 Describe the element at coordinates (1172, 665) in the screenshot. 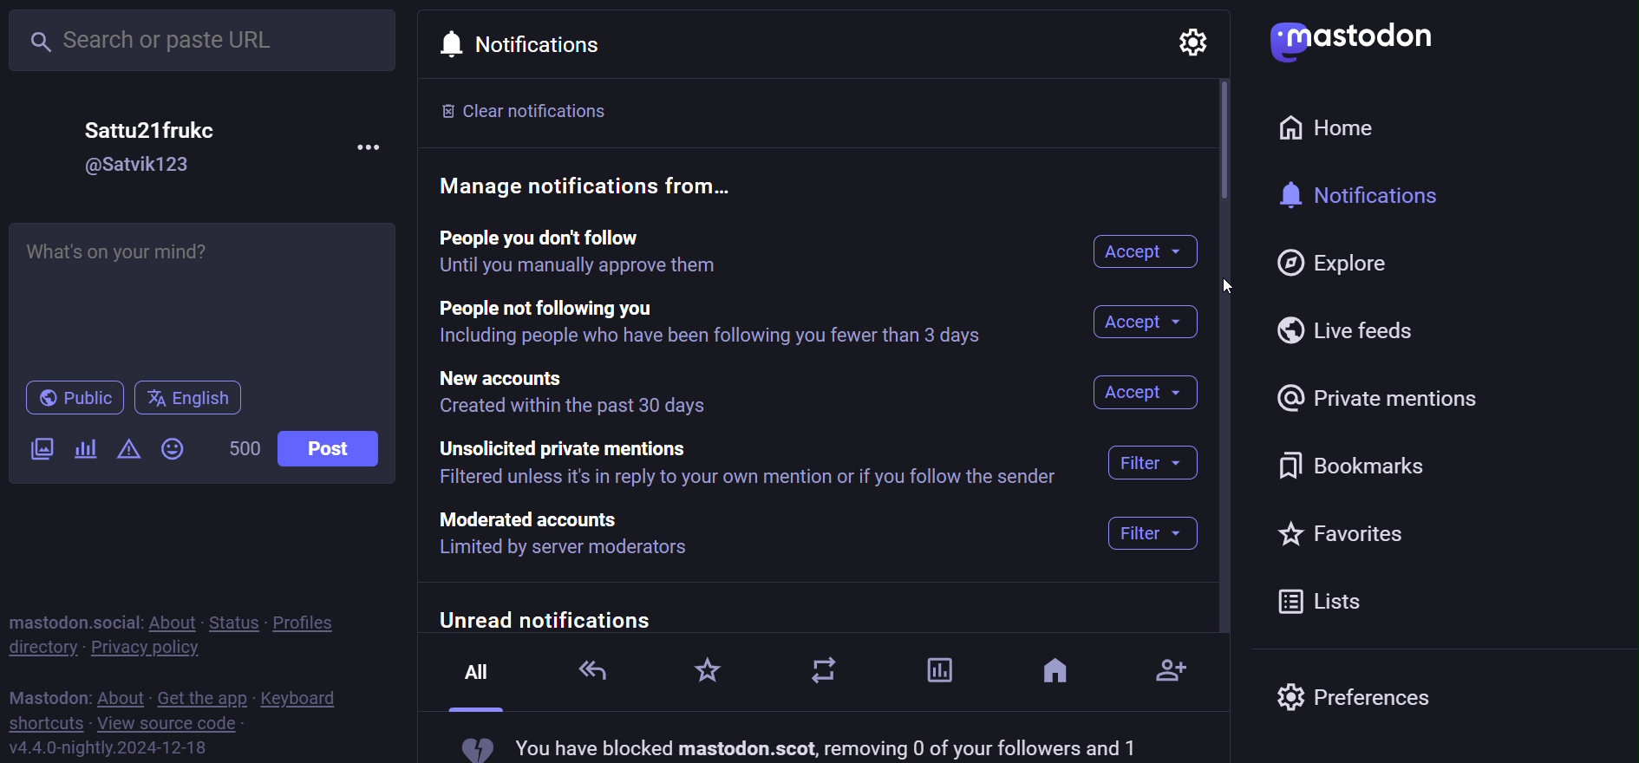

I see `invite` at that location.